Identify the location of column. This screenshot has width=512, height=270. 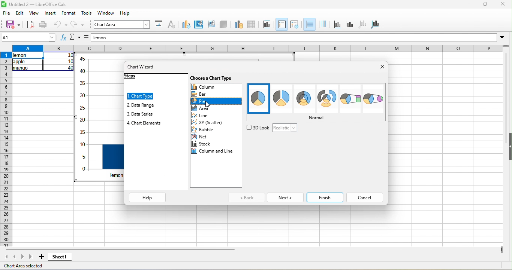
(216, 87).